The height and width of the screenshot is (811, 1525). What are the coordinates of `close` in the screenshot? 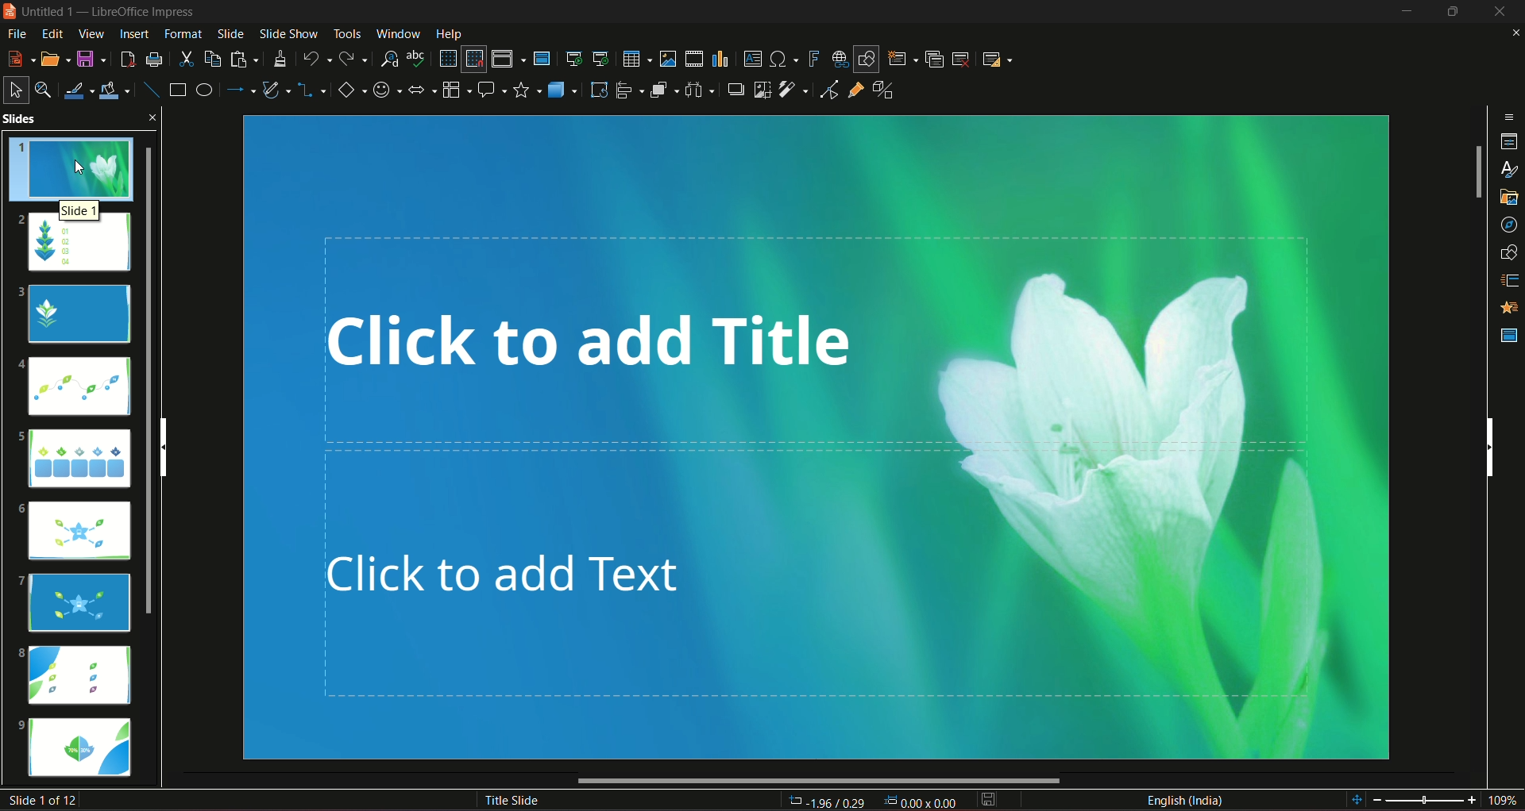 It's located at (1511, 33).